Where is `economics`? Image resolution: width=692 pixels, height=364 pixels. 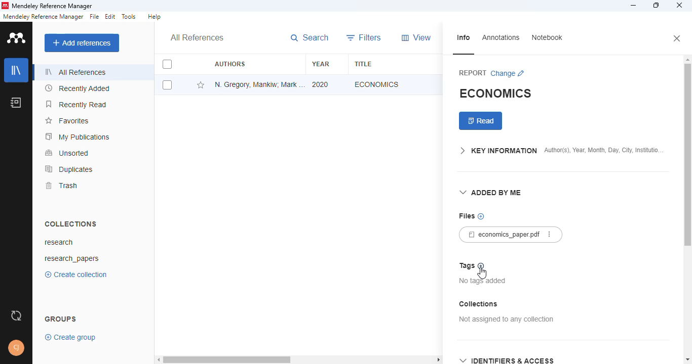 economics is located at coordinates (496, 93).